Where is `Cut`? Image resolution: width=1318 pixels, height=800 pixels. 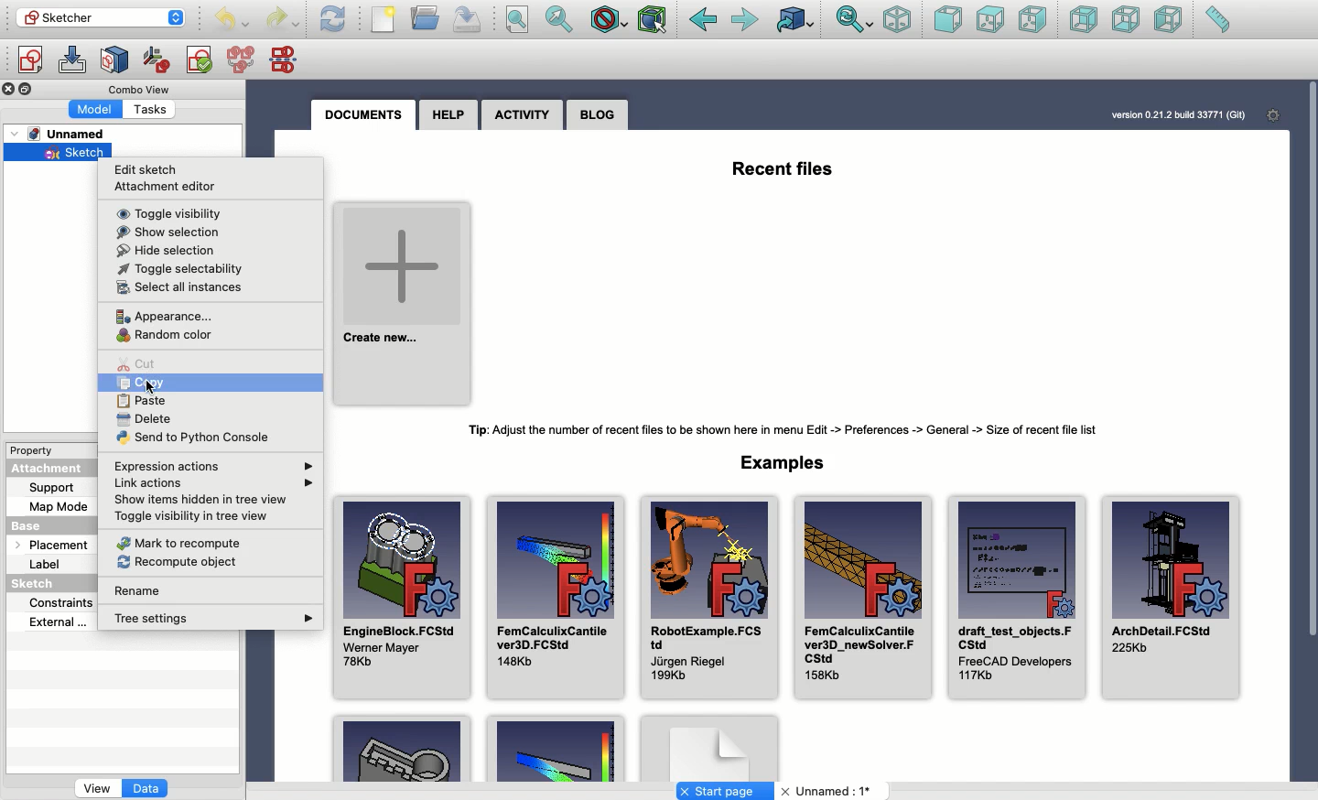 Cut is located at coordinates (139, 362).